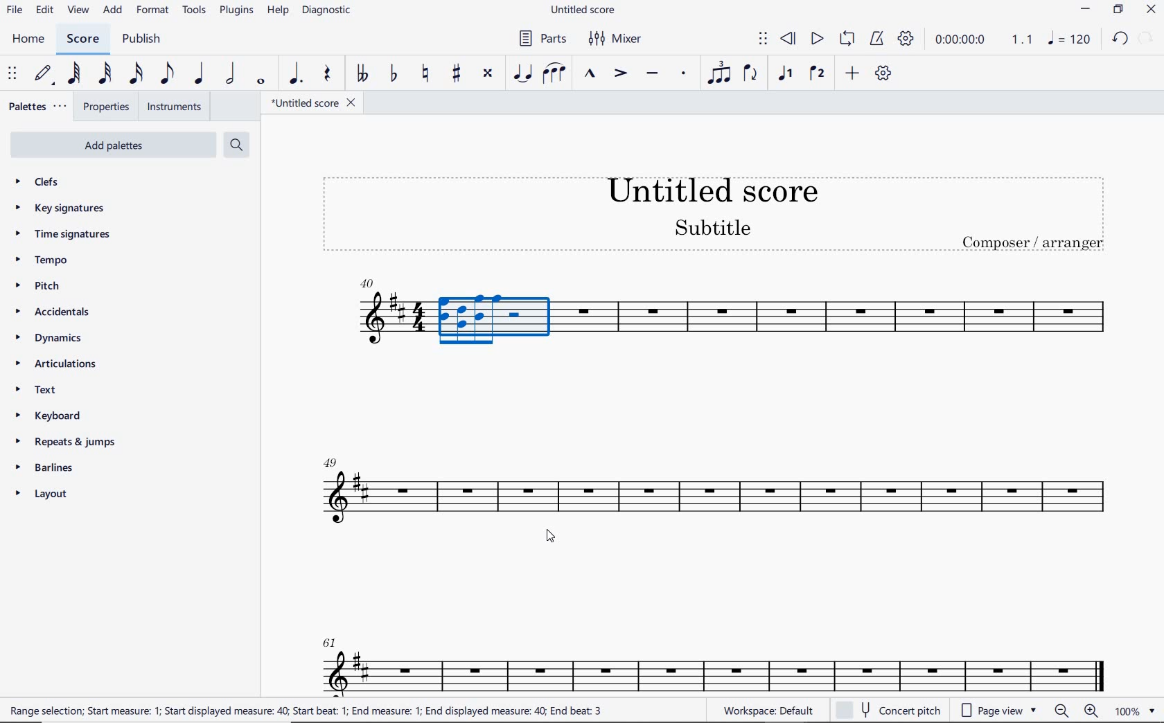 This screenshot has height=723, width=1164. Describe the element at coordinates (44, 497) in the screenshot. I see `LAYOUT` at that location.